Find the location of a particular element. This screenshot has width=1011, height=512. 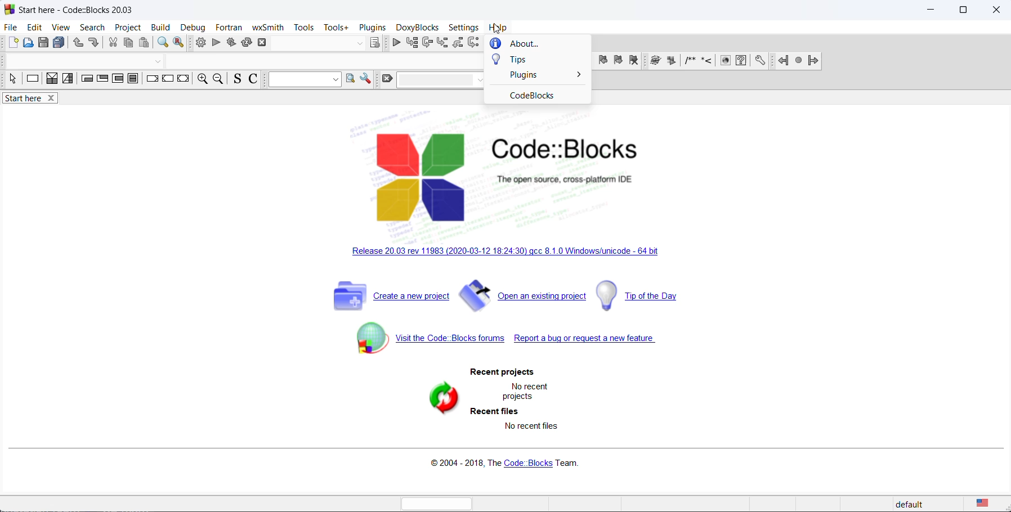

open is located at coordinates (29, 43).